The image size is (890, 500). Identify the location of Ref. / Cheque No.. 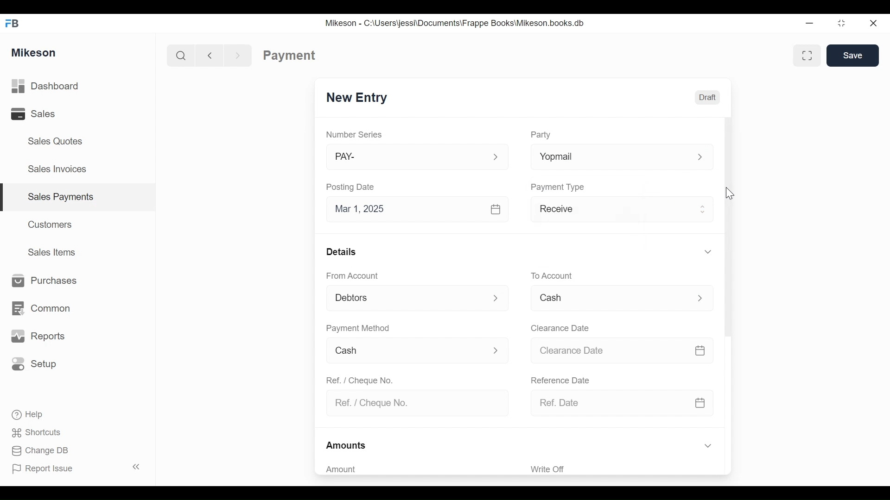
(364, 380).